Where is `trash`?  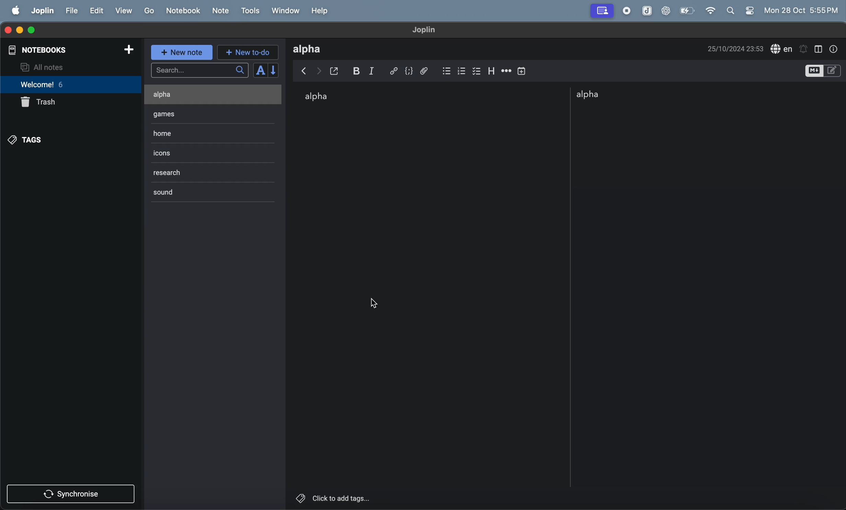
trash is located at coordinates (42, 102).